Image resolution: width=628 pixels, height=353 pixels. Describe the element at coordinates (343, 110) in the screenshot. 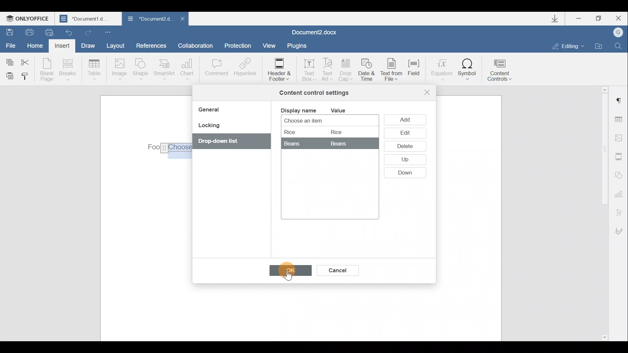

I see `Value` at that location.